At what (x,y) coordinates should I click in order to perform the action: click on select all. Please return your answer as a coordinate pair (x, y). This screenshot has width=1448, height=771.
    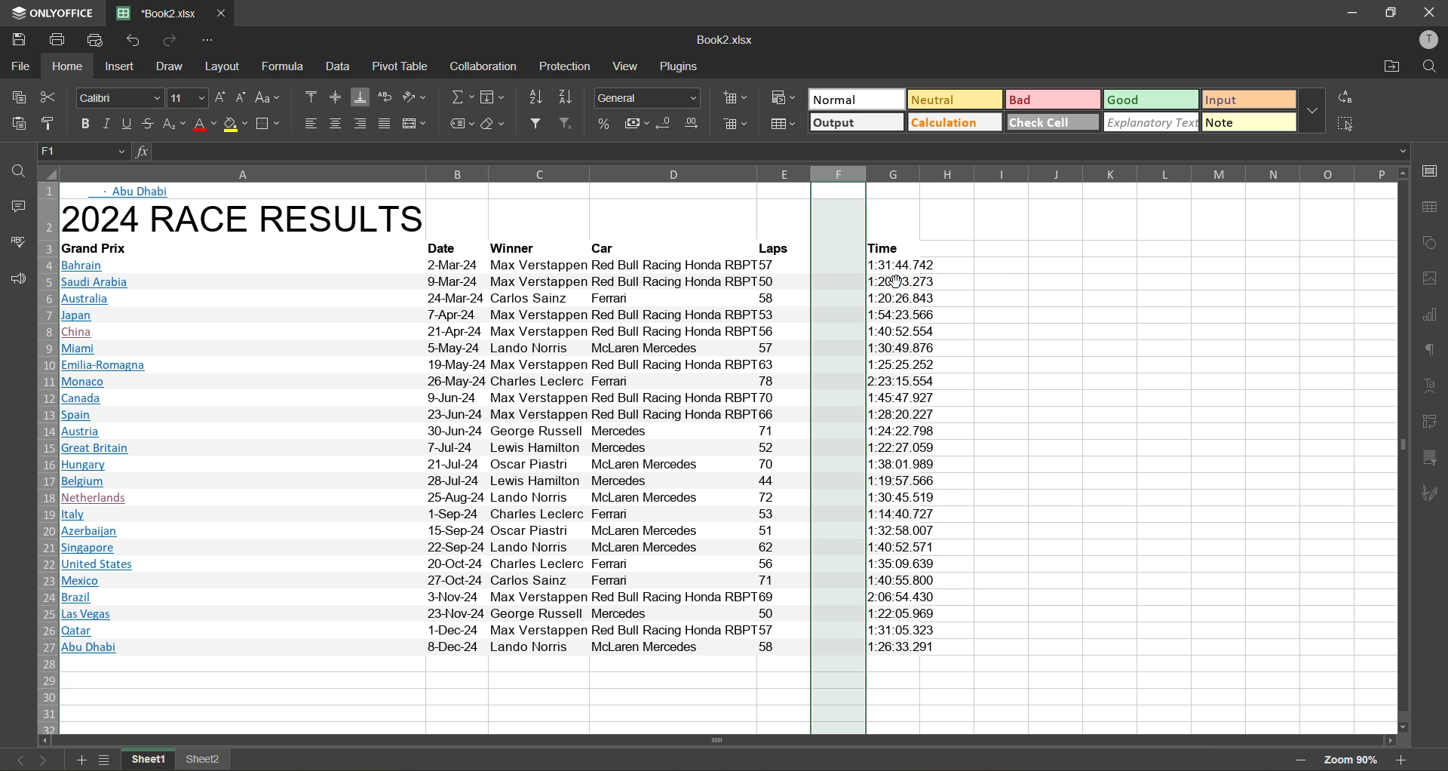
    Looking at the image, I should click on (1348, 124).